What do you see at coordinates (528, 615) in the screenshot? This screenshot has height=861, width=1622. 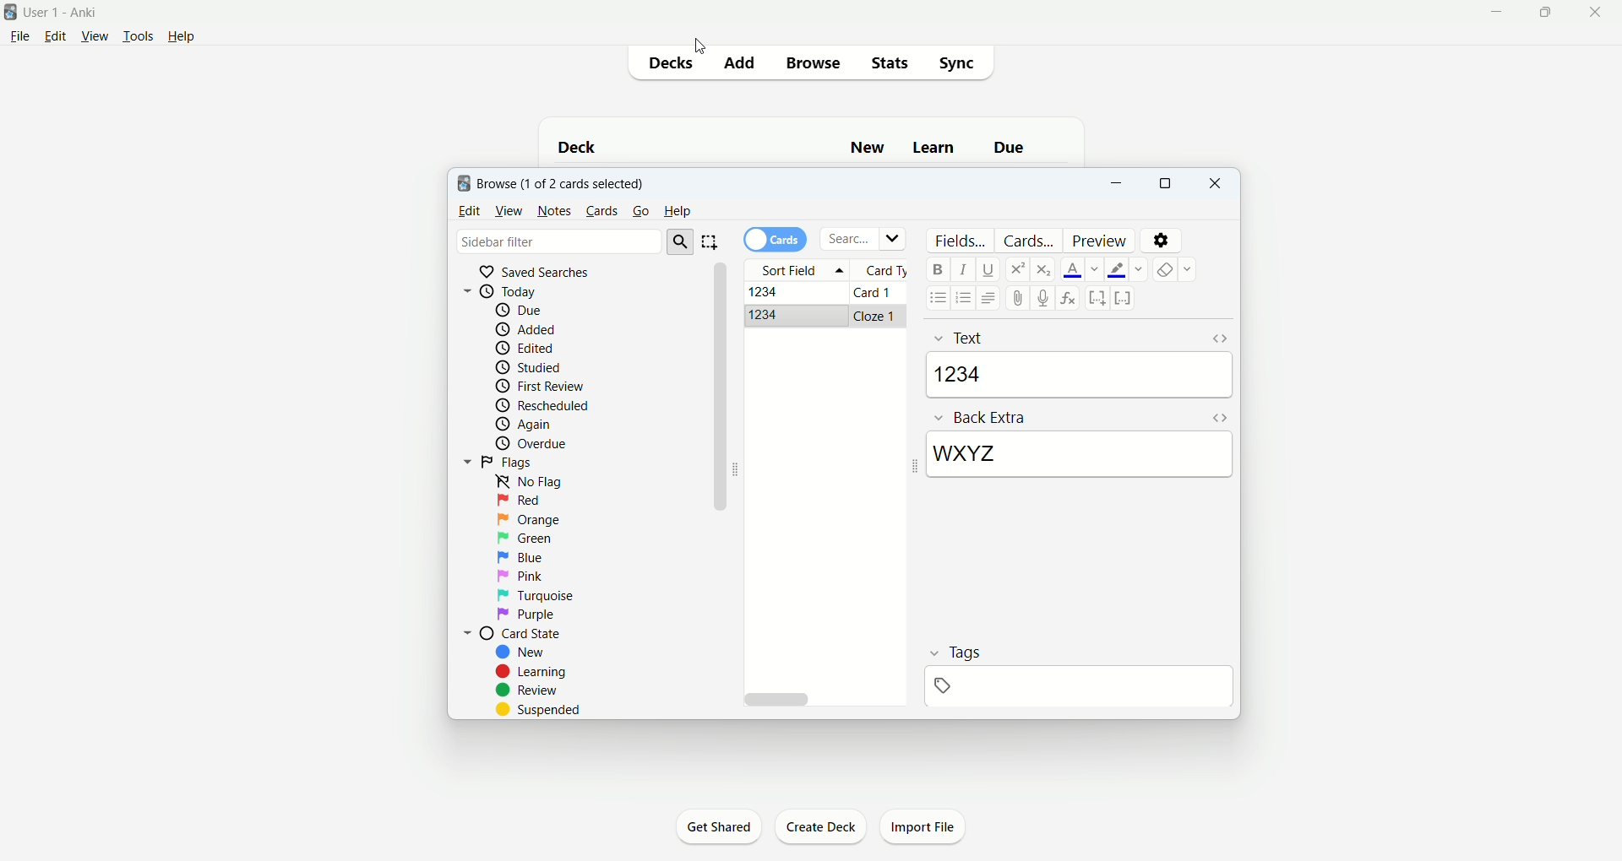 I see `purple` at bounding box center [528, 615].